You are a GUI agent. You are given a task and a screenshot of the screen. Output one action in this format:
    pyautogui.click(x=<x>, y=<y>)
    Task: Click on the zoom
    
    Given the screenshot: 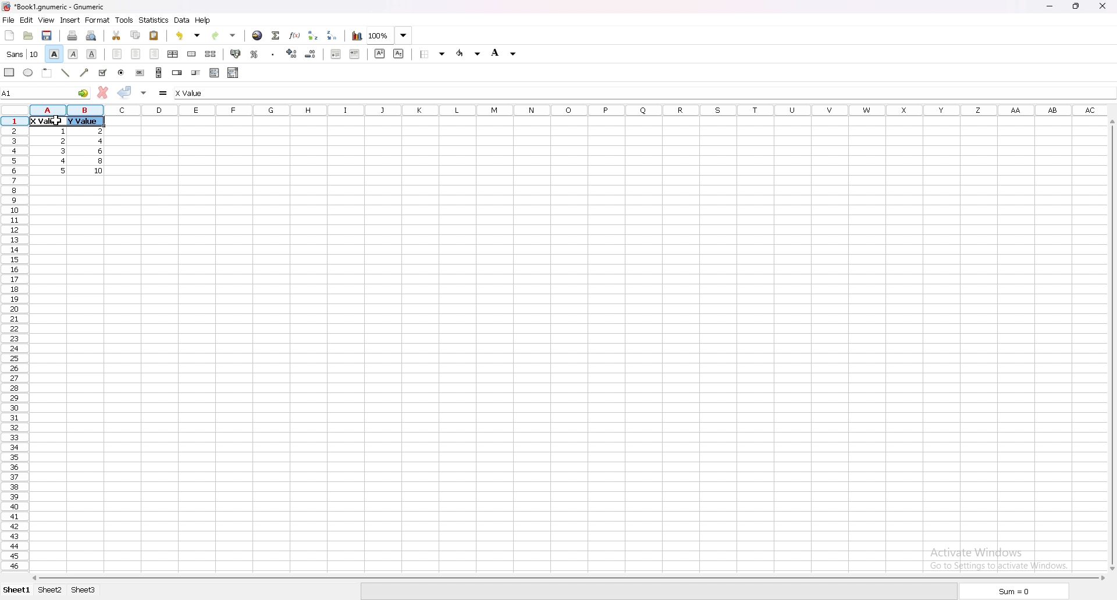 What is the action you would take?
    pyautogui.click(x=389, y=35)
    